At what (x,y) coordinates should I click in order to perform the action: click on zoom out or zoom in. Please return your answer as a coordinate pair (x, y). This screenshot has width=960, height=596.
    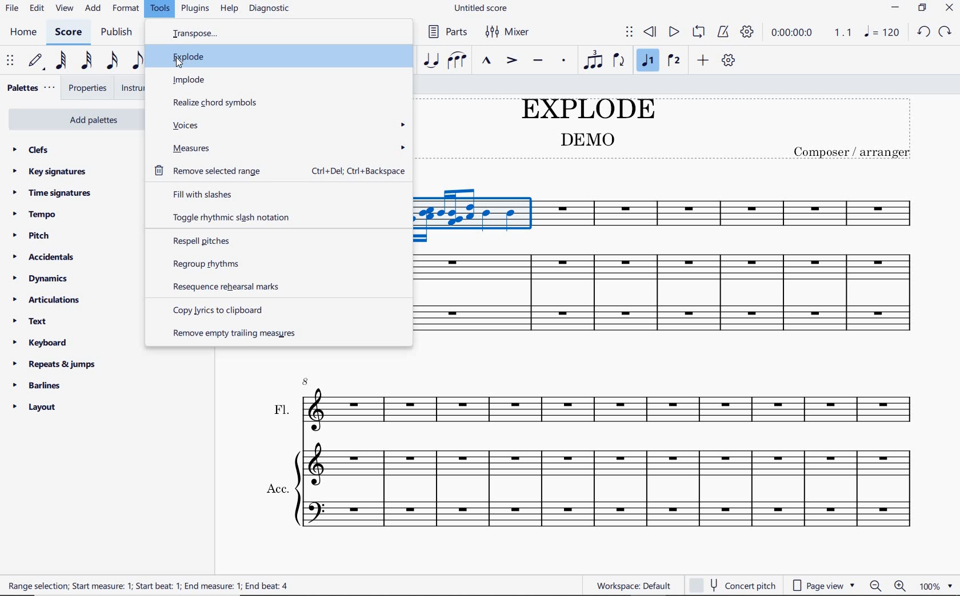
    Looking at the image, I should click on (888, 585).